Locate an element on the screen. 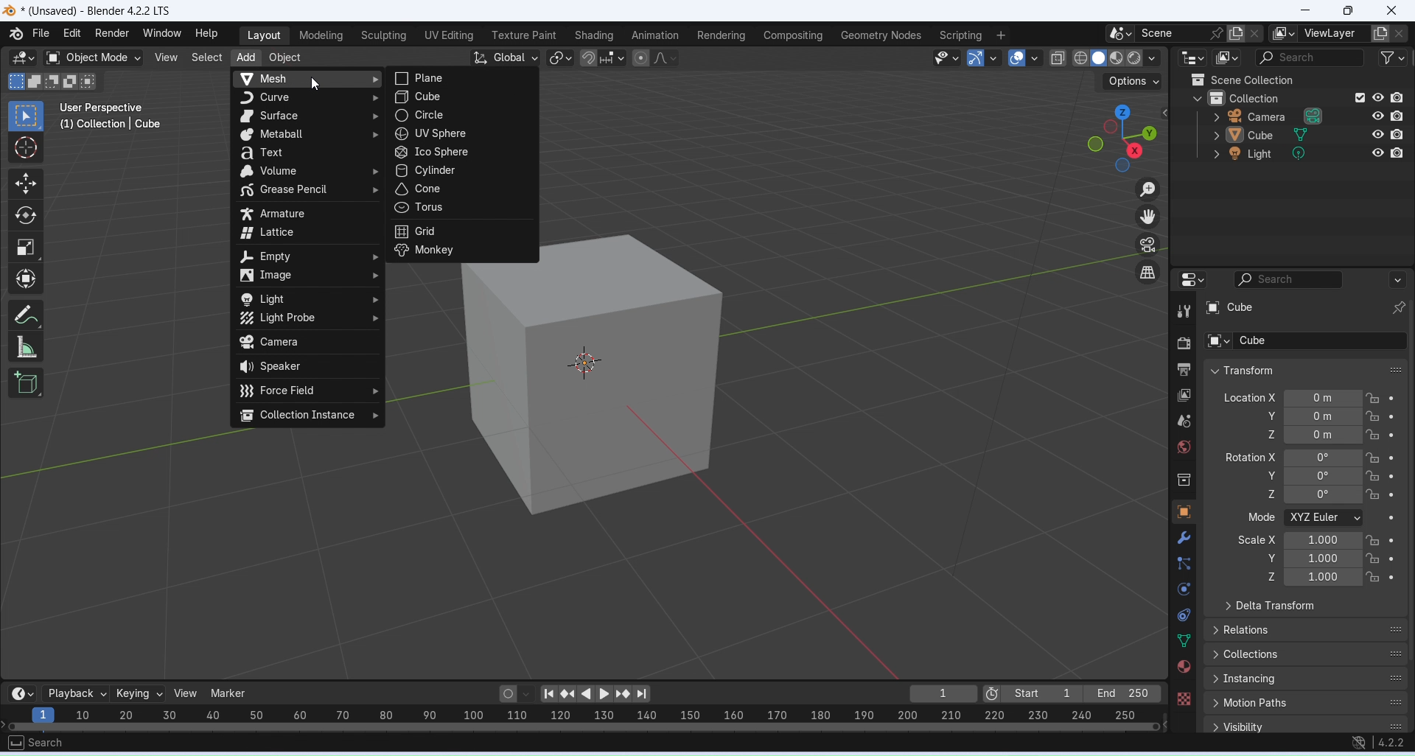 The image size is (1415, 756). Relations is located at coordinates (1307, 629).